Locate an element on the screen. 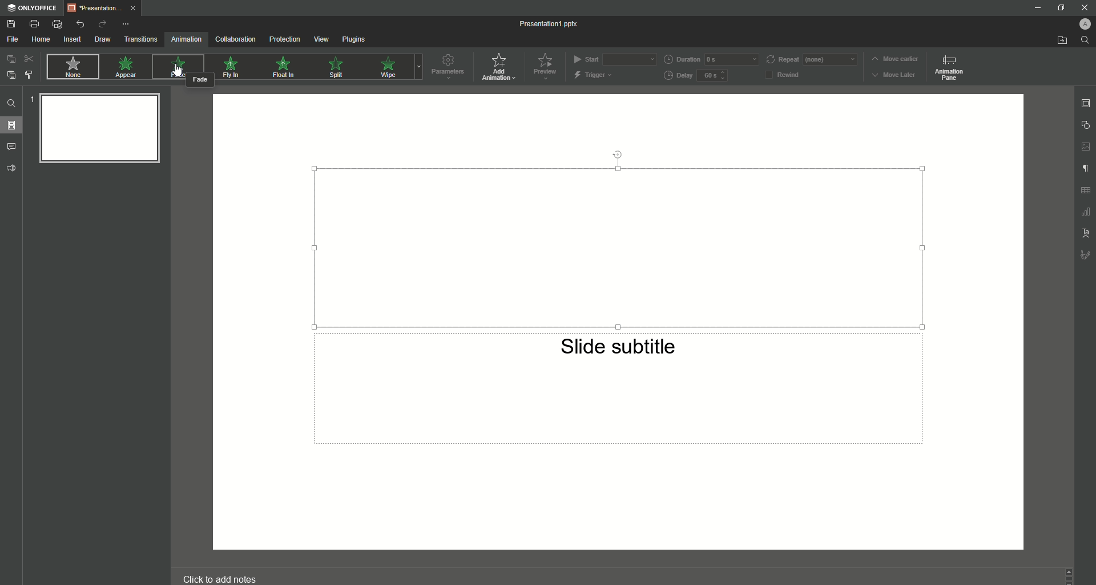 The width and height of the screenshot is (1096, 585). Slides is located at coordinates (13, 125).